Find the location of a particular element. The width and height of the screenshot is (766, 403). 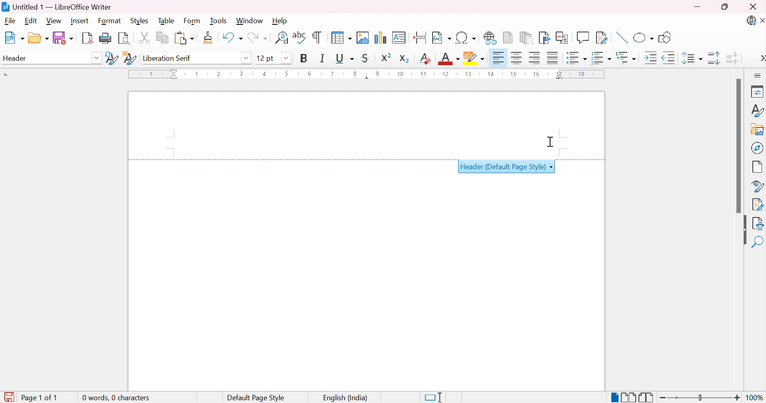

Cursor is located at coordinates (551, 140).